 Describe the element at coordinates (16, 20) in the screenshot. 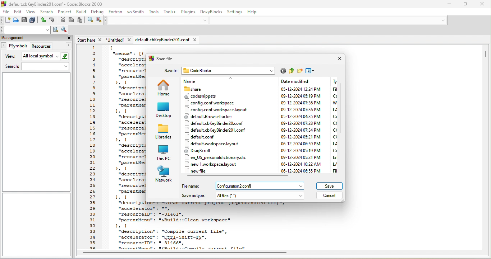

I see `open` at that location.